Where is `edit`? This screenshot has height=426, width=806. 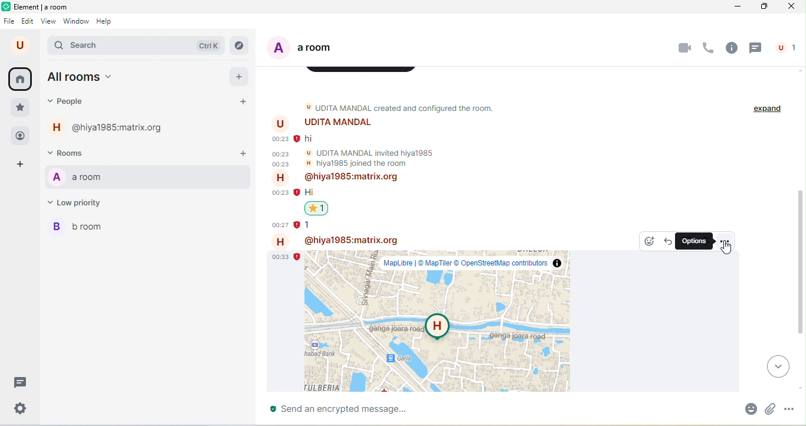
edit is located at coordinates (28, 21).